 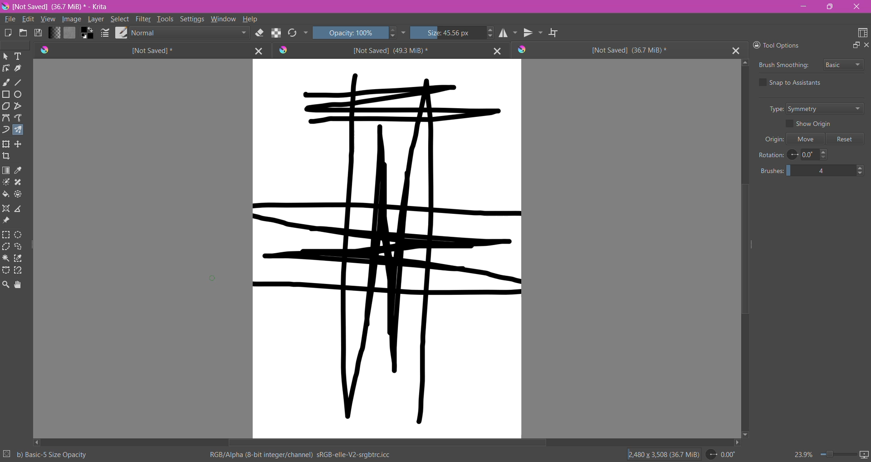 What do you see at coordinates (189, 33) in the screenshot?
I see `Blending Mode` at bounding box center [189, 33].